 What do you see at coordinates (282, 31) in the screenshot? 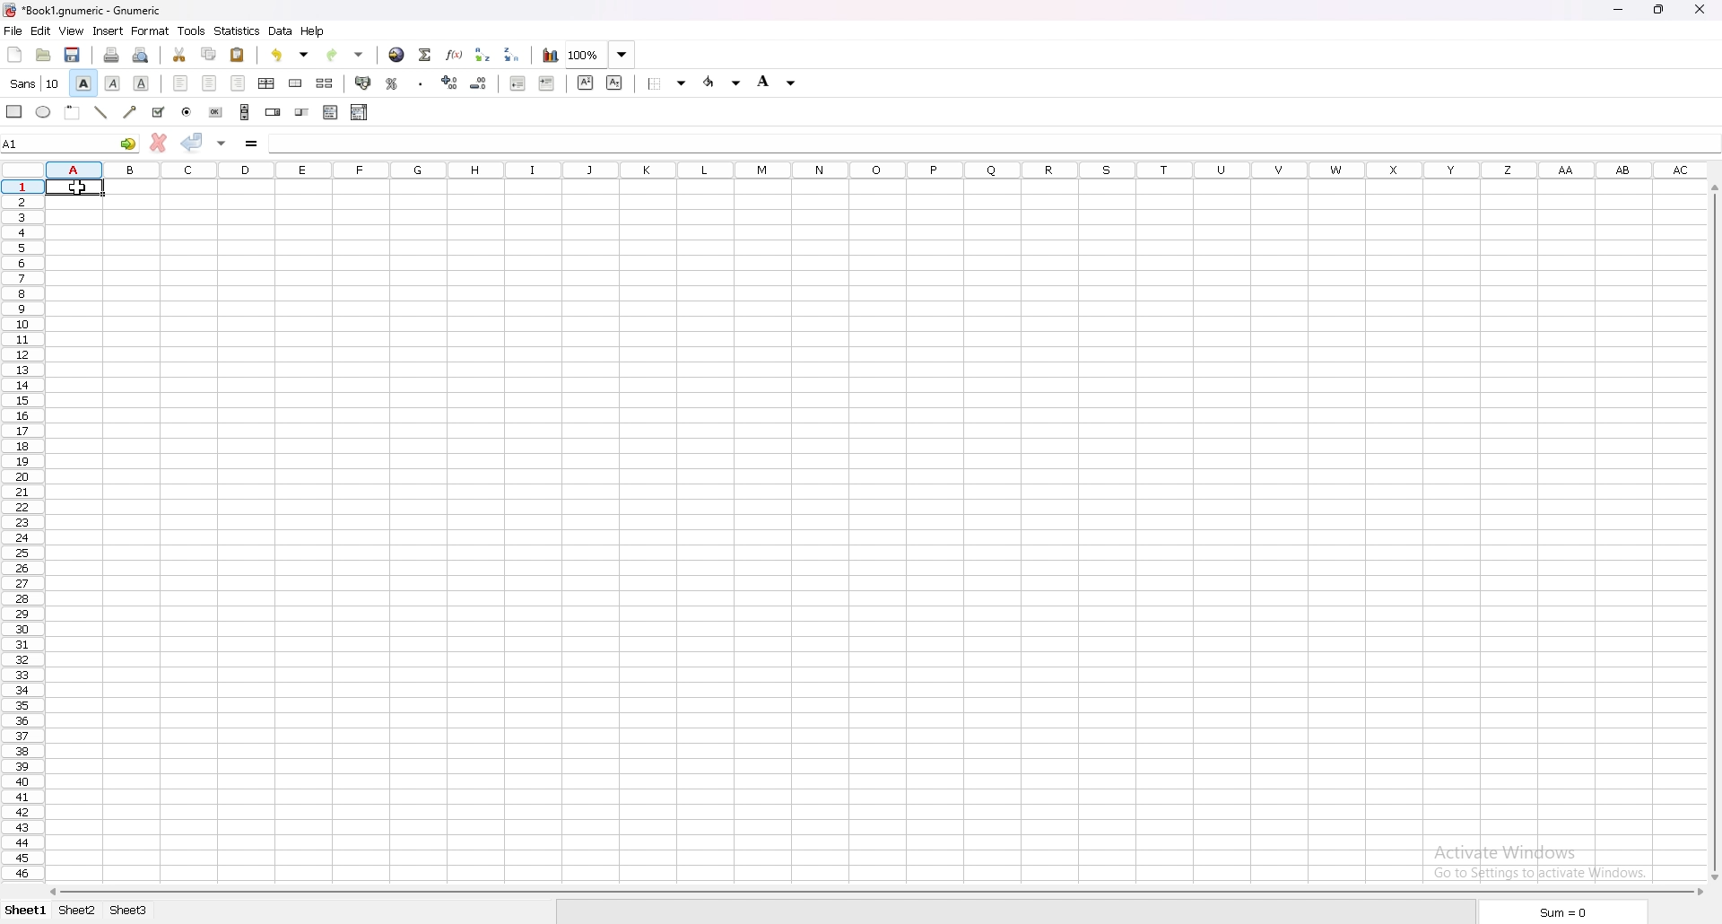
I see `data` at bounding box center [282, 31].